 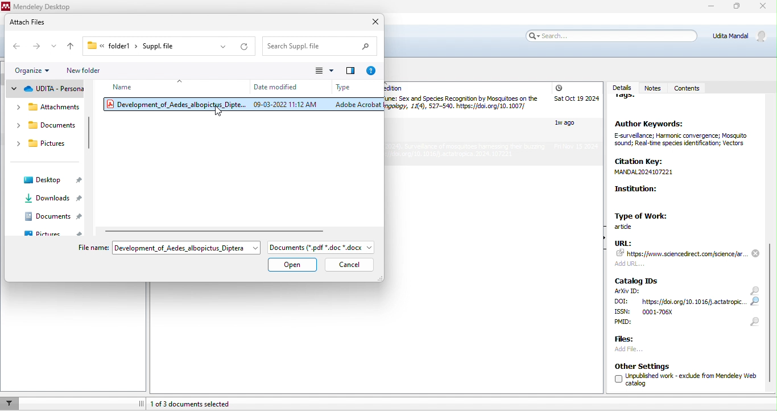 I want to click on upto previous, so click(x=73, y=47).